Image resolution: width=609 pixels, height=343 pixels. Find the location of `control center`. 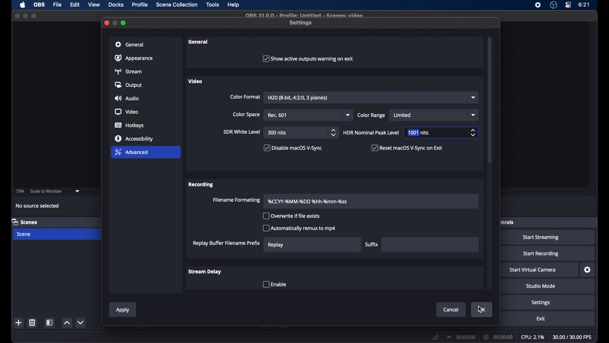

control center is located at coordinates (568, 5).